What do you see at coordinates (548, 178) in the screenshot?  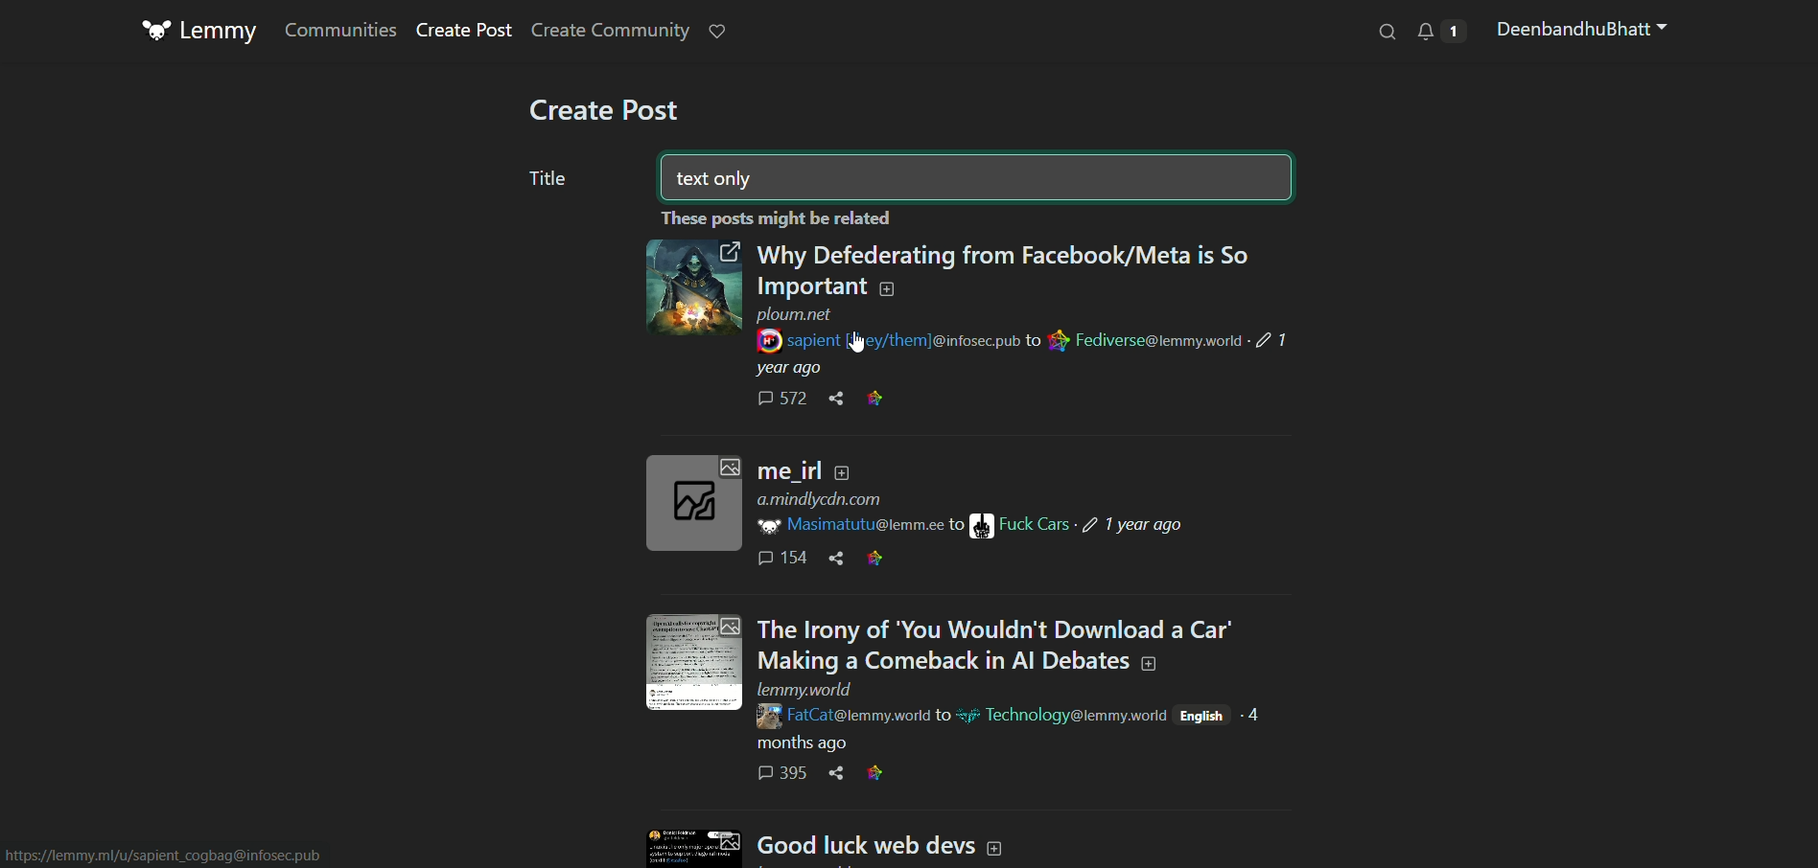 I see `title` at bounding box center [548, 178].